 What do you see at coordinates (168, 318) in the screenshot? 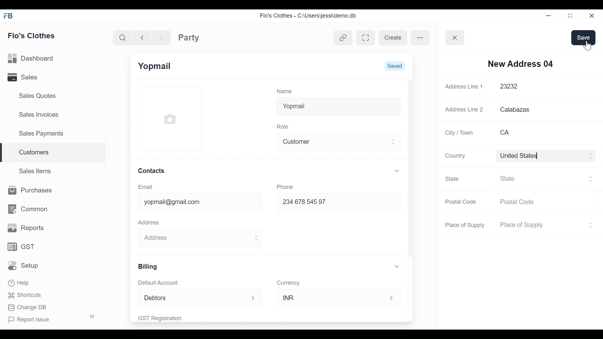
I see `GST Registration` at bounding box center [168, 318].